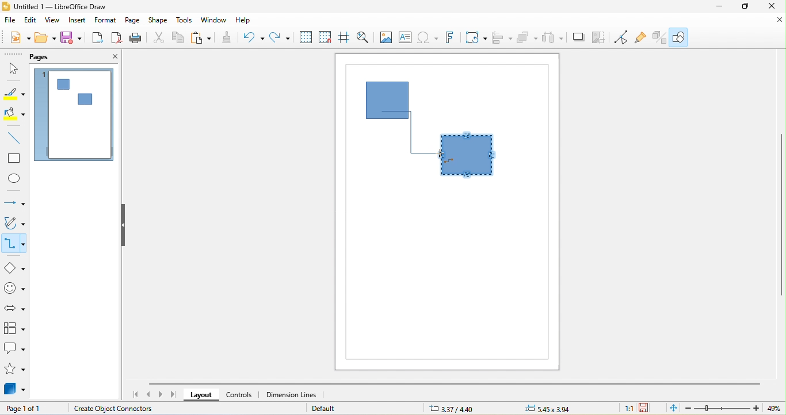 This screenshot has height=415, width=786. Describe the element at coordinates (45, 39) in the screenshot. I see `open` at that location.